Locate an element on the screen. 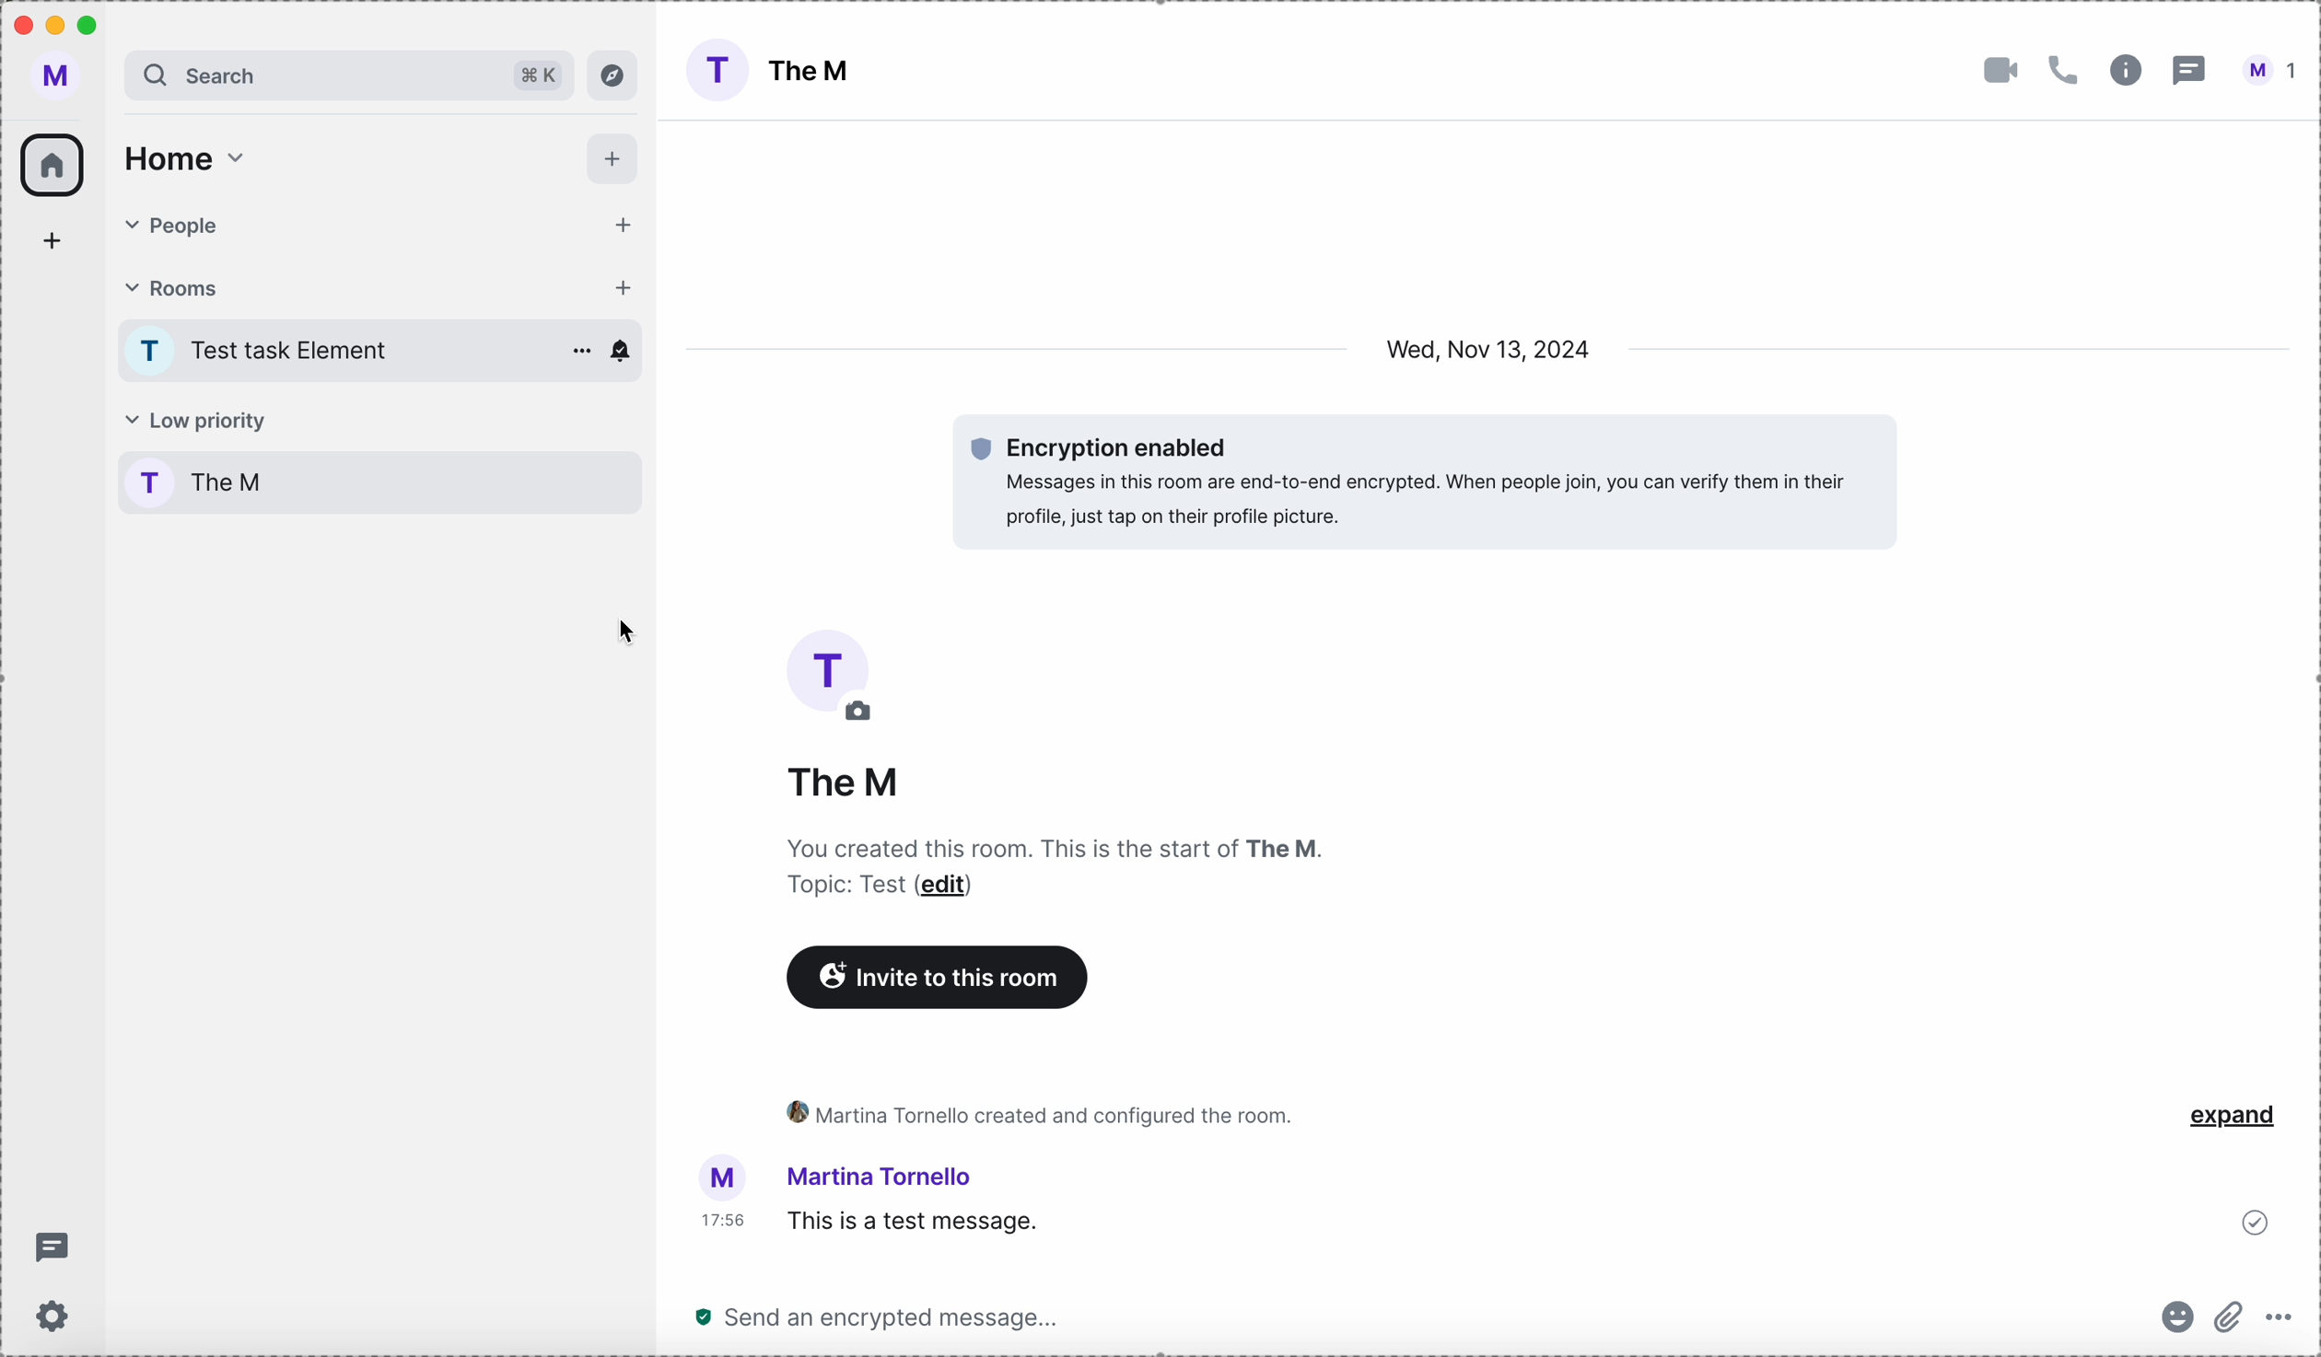  picture profile is located at coordinates (722, 1177).